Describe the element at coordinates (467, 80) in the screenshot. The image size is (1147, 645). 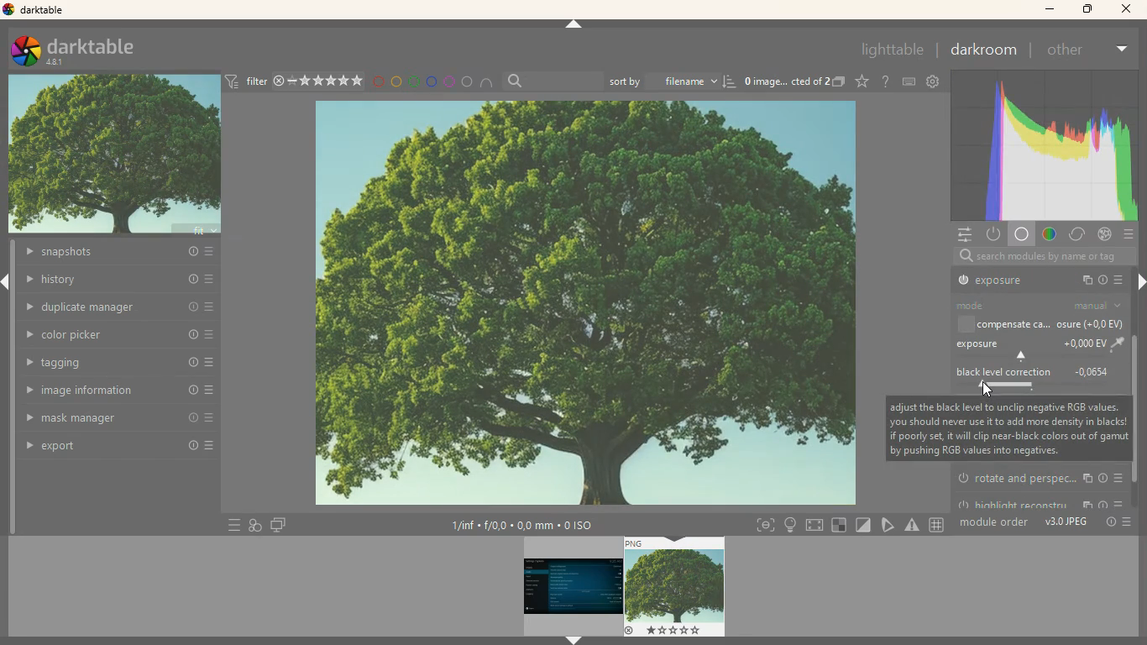
I see `circle` at that location.